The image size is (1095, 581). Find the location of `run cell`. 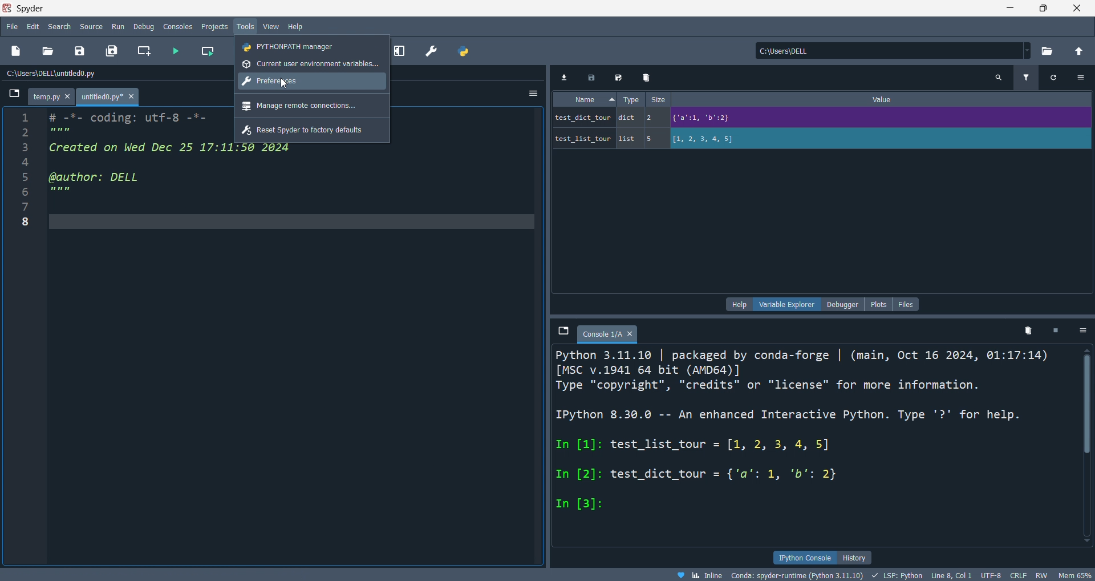

run cell is located at coordinates (210, 51).